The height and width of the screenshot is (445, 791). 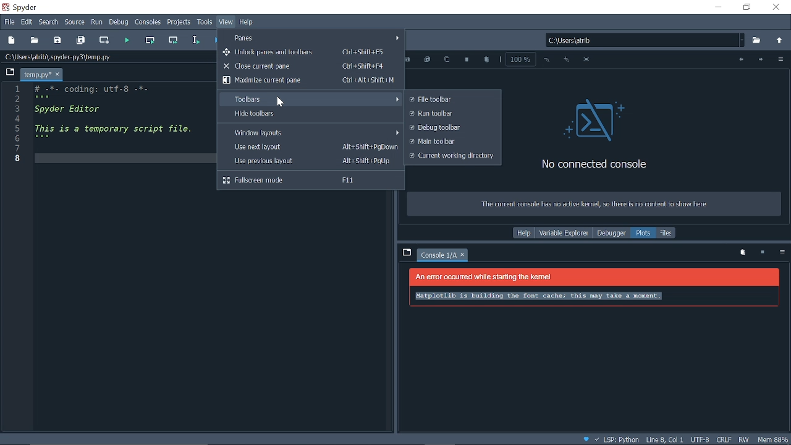 What do you see at coordinates (310, 147) in the screenshot?
I see `Use next layout` at bounding box center [310, 147].